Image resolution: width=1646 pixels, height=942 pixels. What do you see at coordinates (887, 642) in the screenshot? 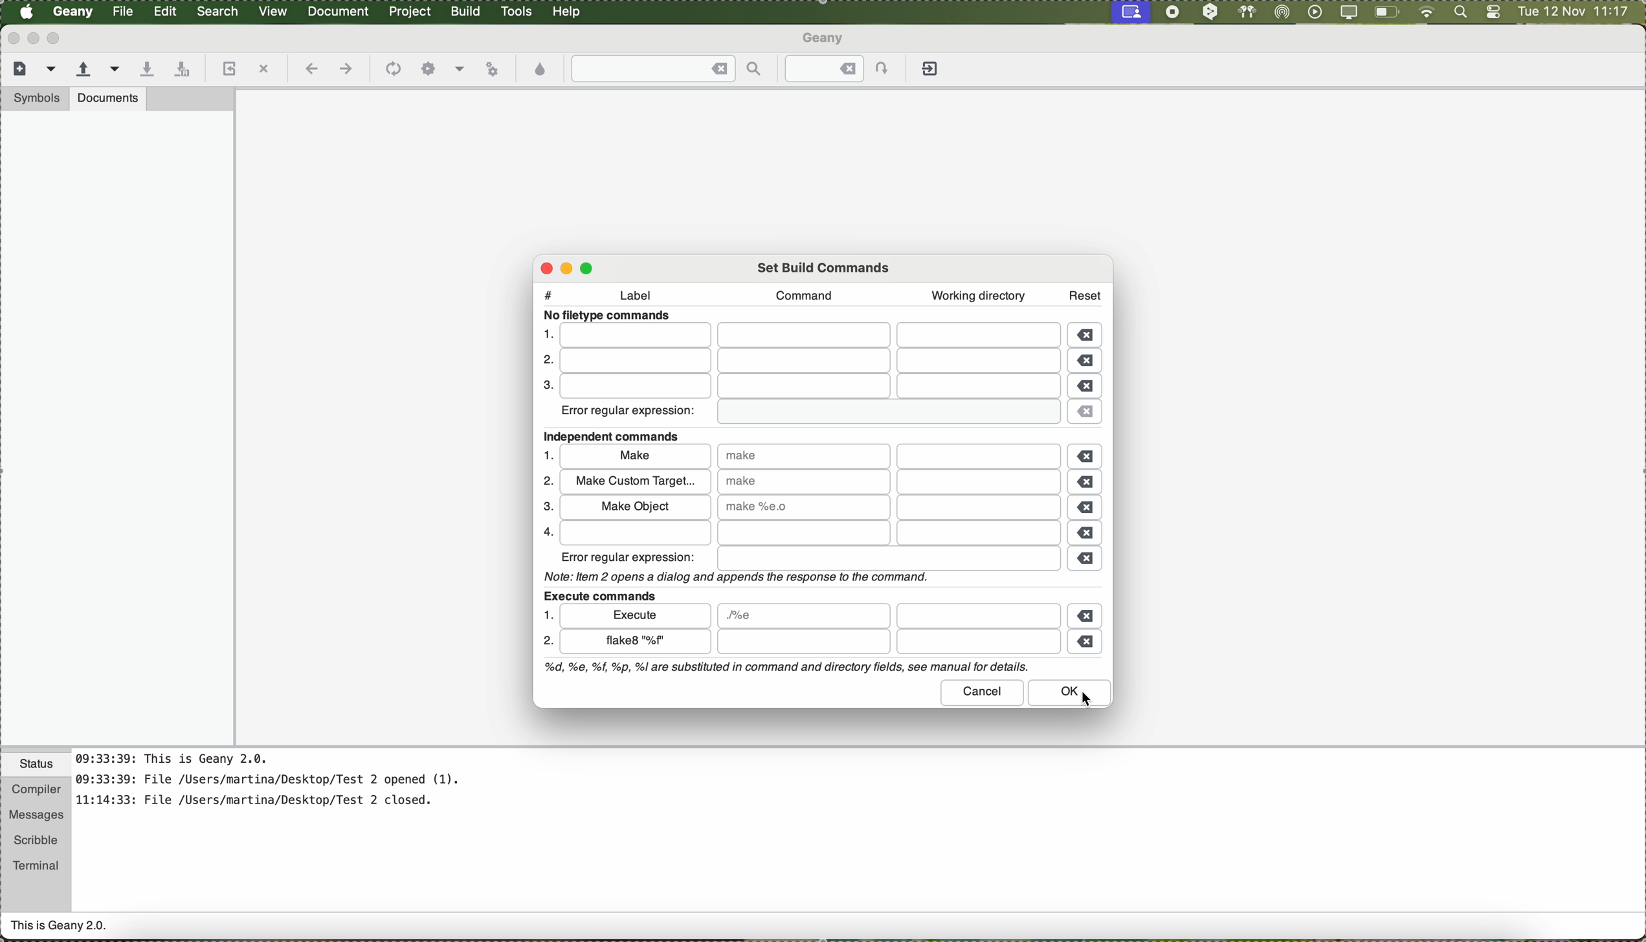
I see `file` at bounding box center [887, 642].